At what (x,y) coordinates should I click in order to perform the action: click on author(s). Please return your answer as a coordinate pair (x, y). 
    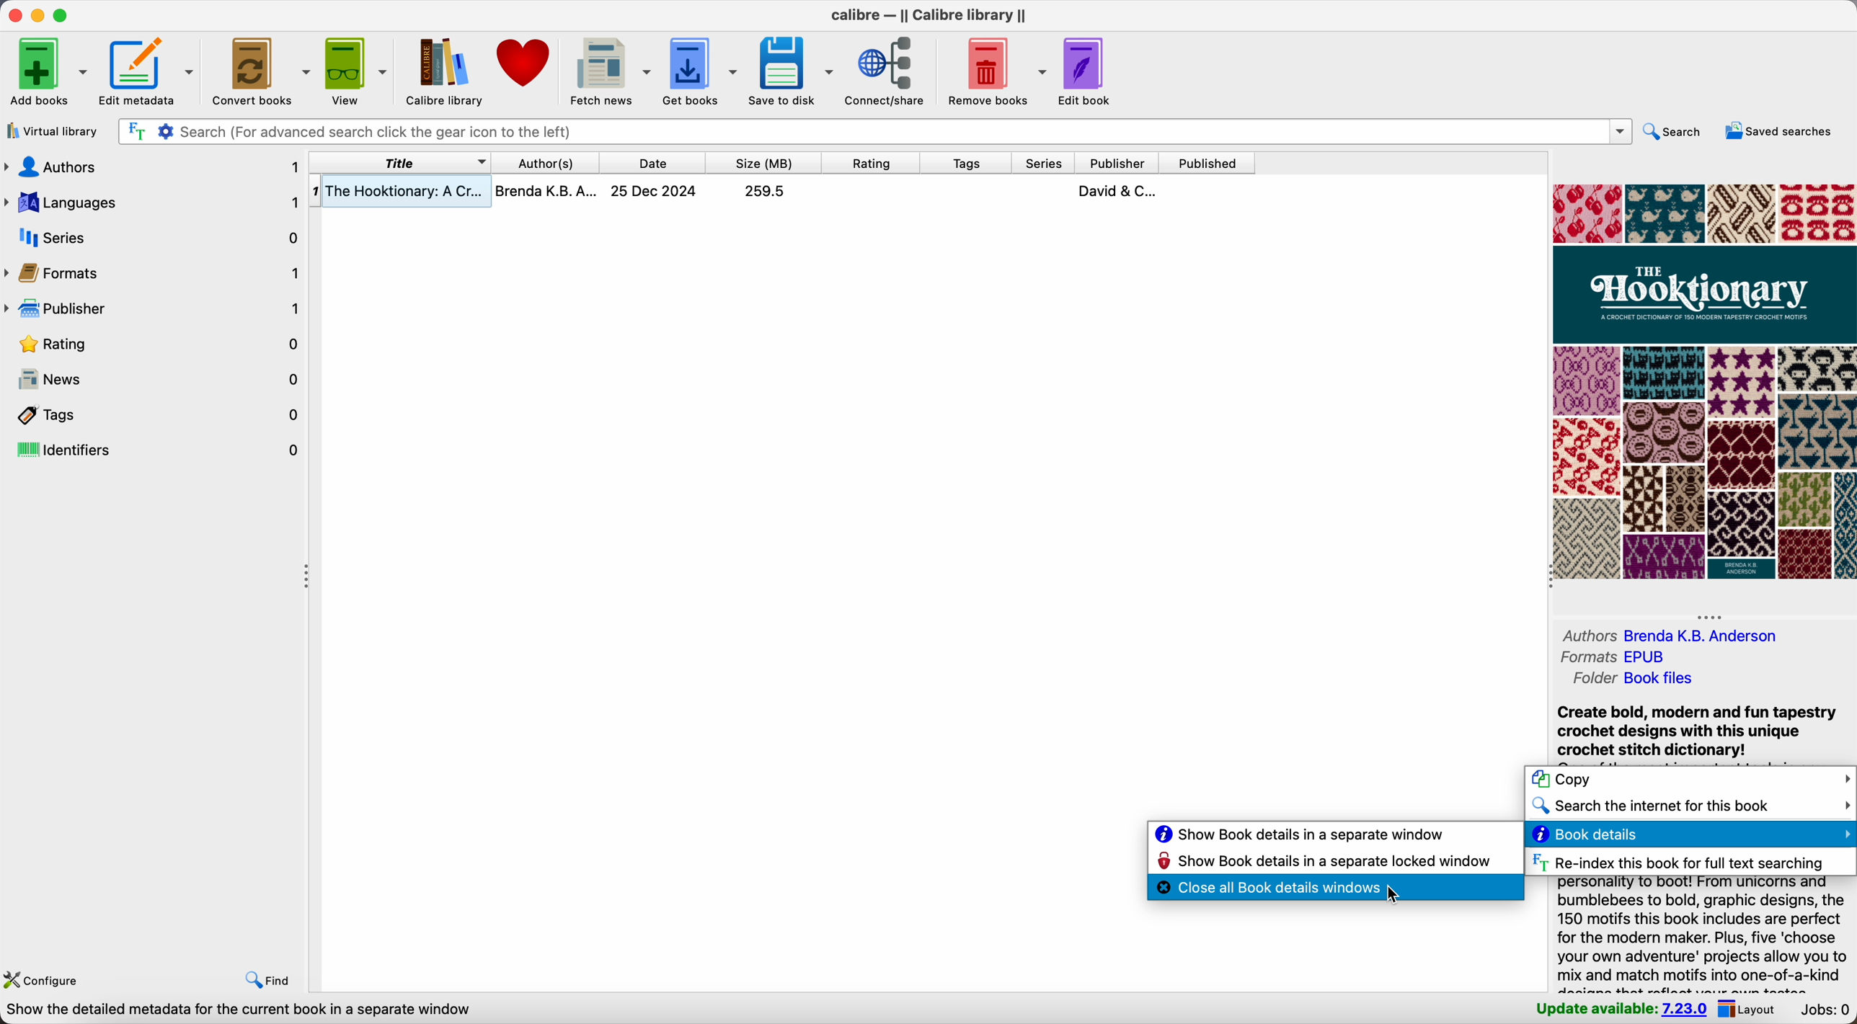
    Looking at the image, I should click on (544, 162).